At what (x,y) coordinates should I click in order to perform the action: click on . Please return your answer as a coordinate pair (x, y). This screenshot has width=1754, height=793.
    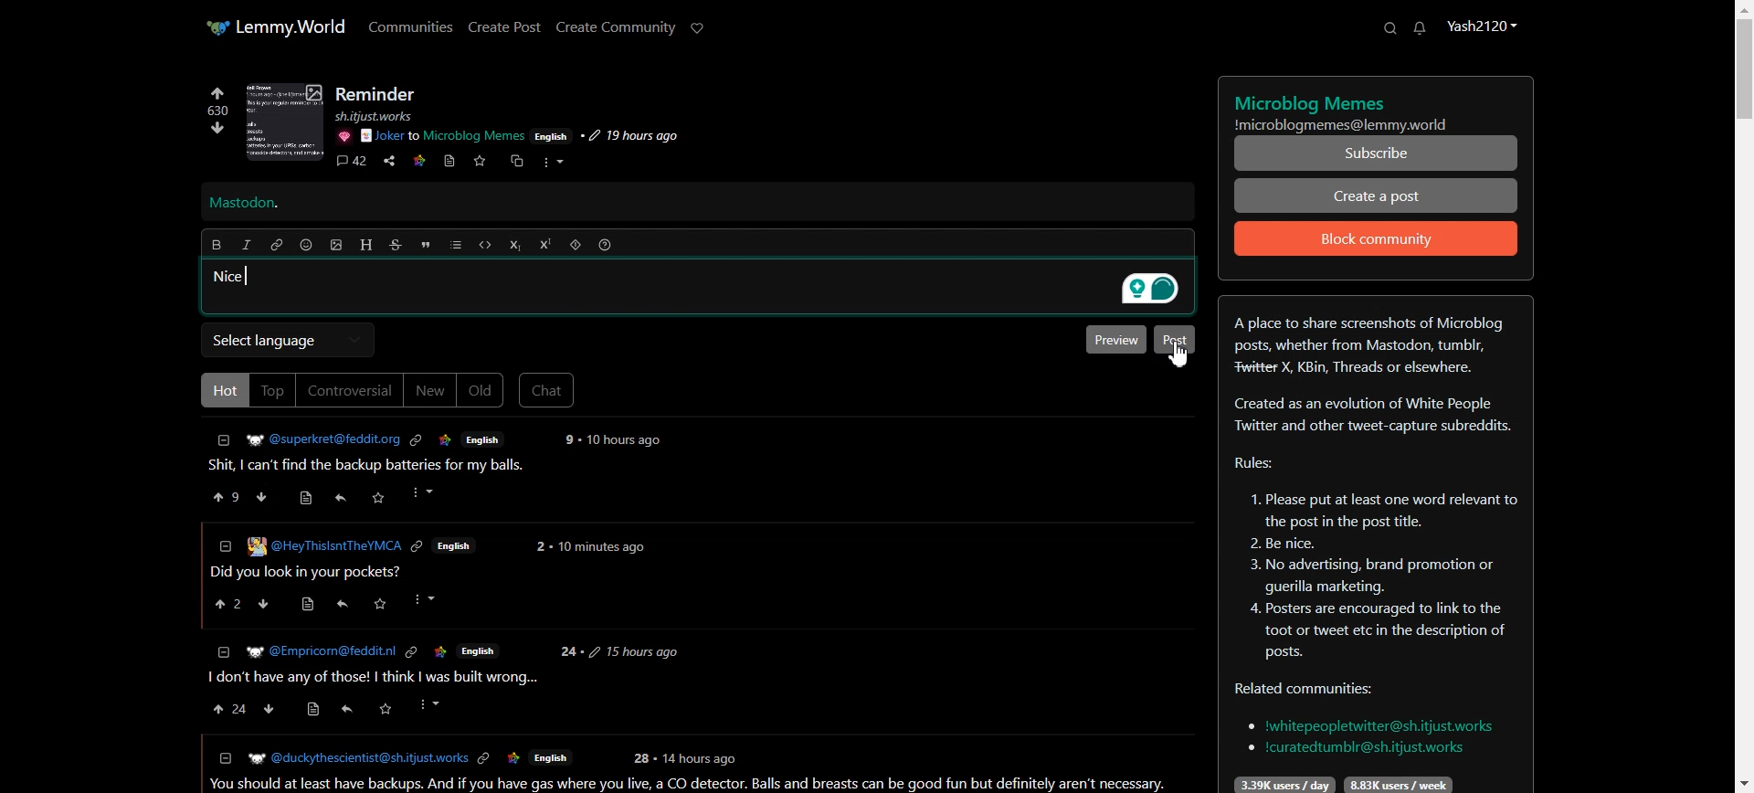
    Looking at the image, I should click on (381, 605).